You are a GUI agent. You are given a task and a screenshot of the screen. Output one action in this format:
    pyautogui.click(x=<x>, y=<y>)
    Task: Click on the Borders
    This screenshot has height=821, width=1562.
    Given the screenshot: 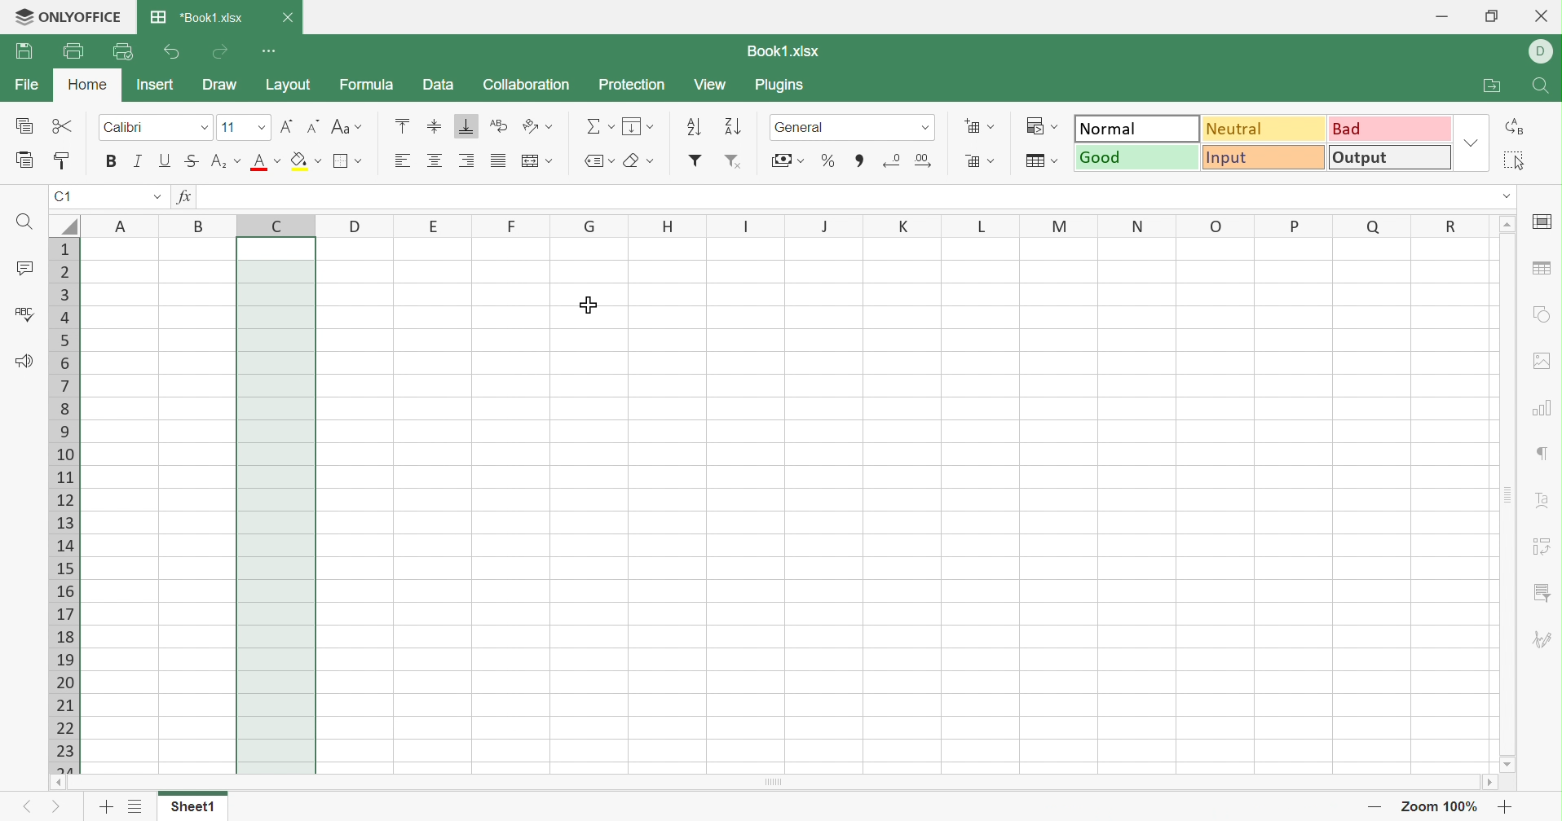 What is the action you would take?
    pyautogui.click(x=340, y=162)
    